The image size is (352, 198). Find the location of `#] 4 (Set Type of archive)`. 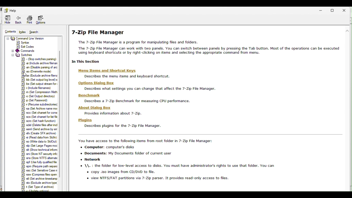

#] 4 (Set Type of archive) is located at coordinates (38, 187).